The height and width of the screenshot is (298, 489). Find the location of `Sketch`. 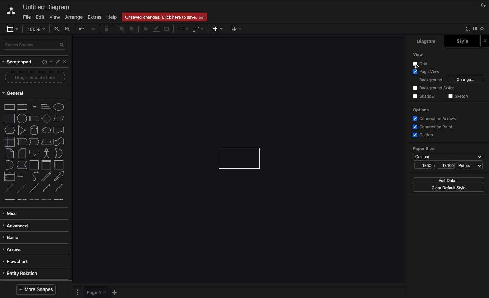

Sketch is located at coordinates (459, 97).